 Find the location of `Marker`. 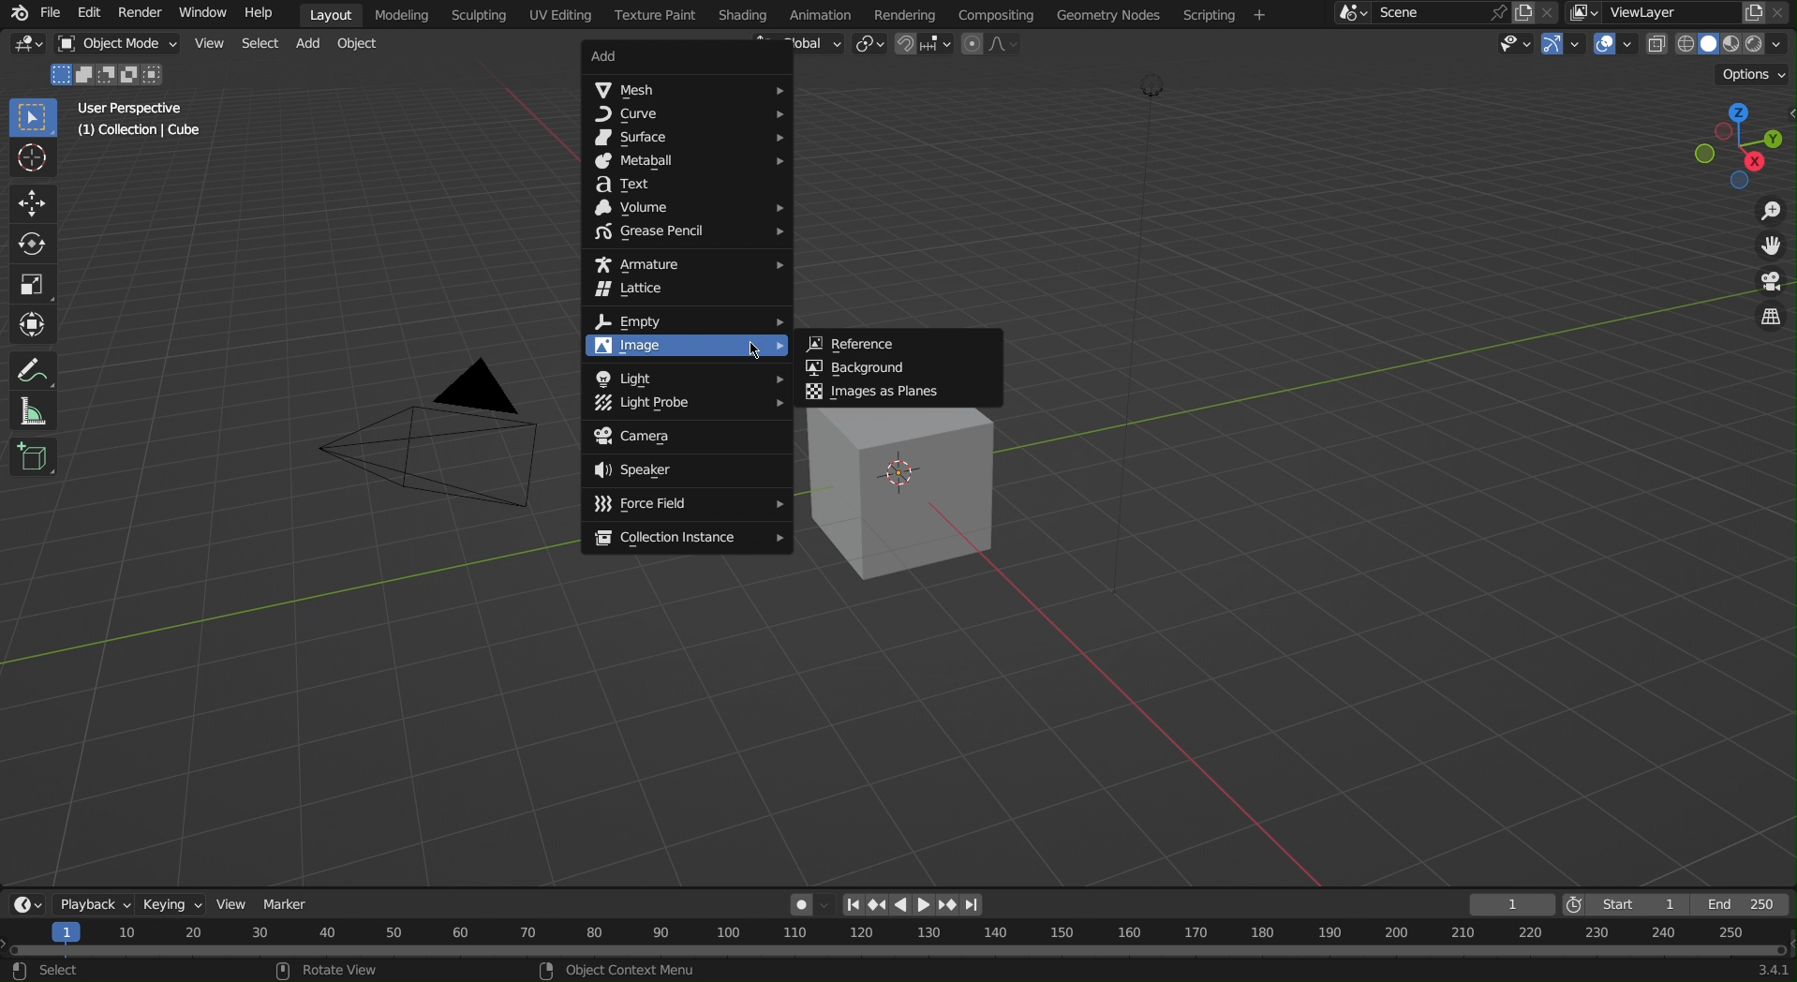

Marker is located at coordinates (292, 902).